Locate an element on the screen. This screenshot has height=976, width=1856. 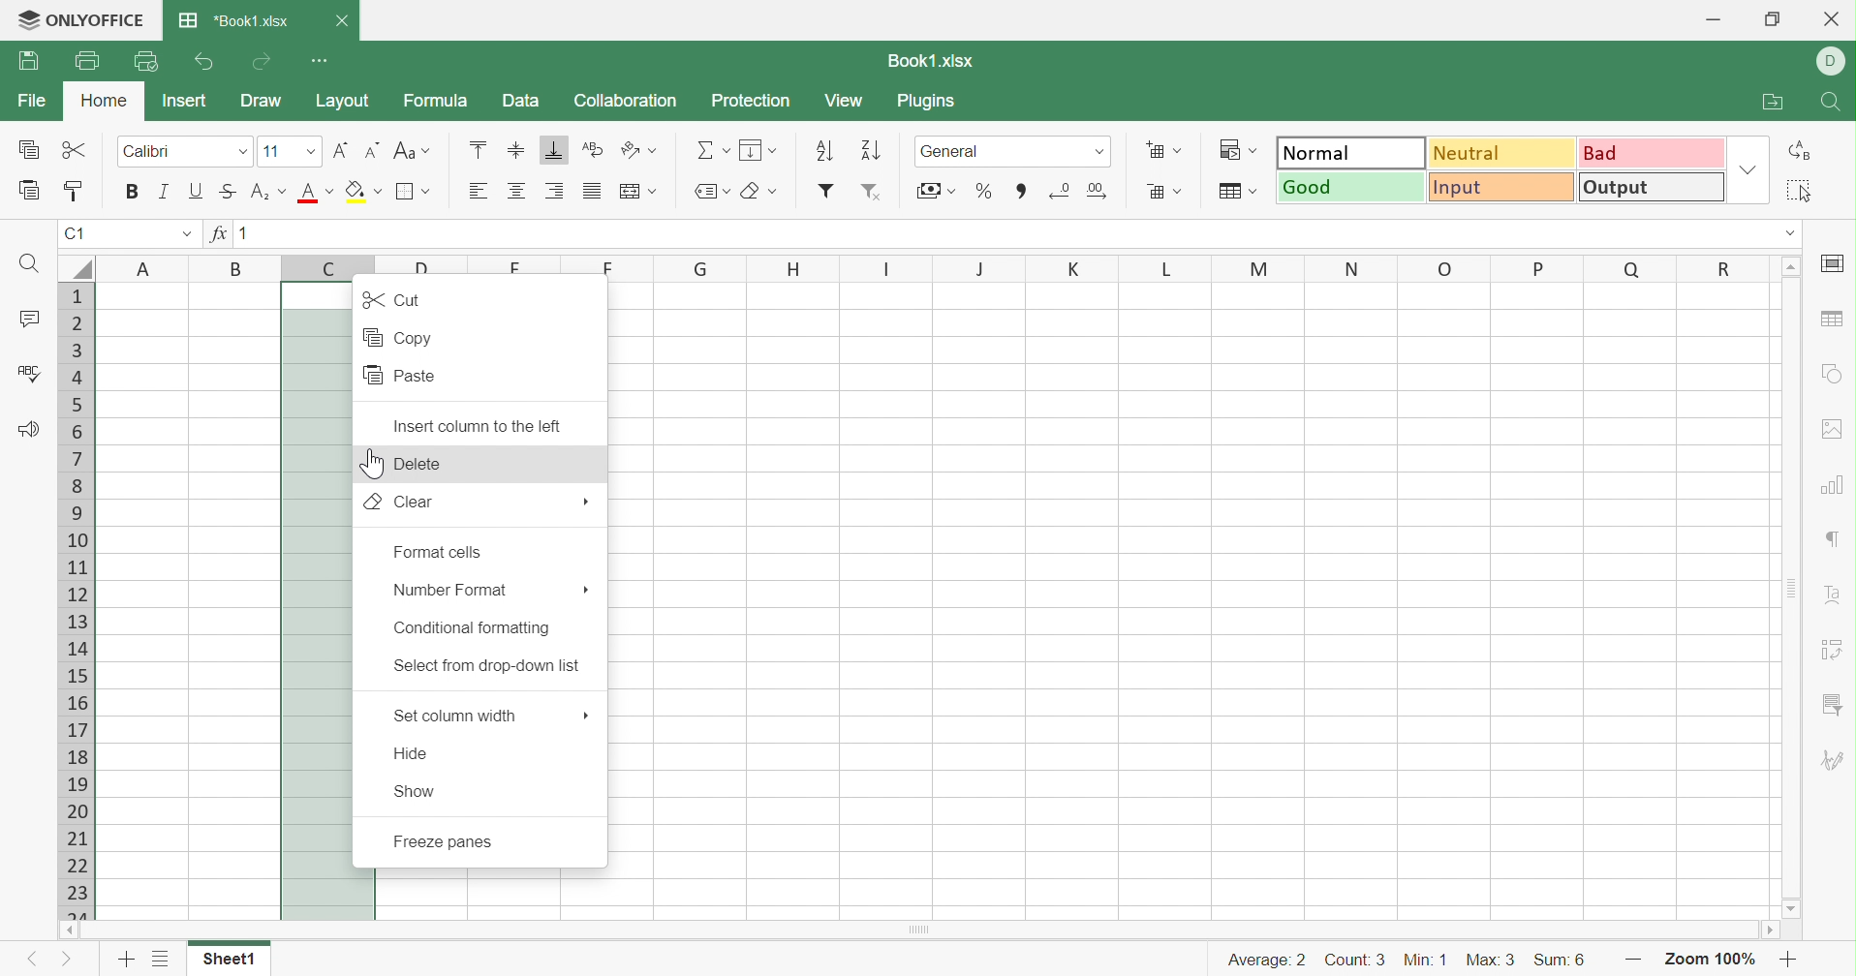
Zoom 100% is located at coordinates (1710, 960).